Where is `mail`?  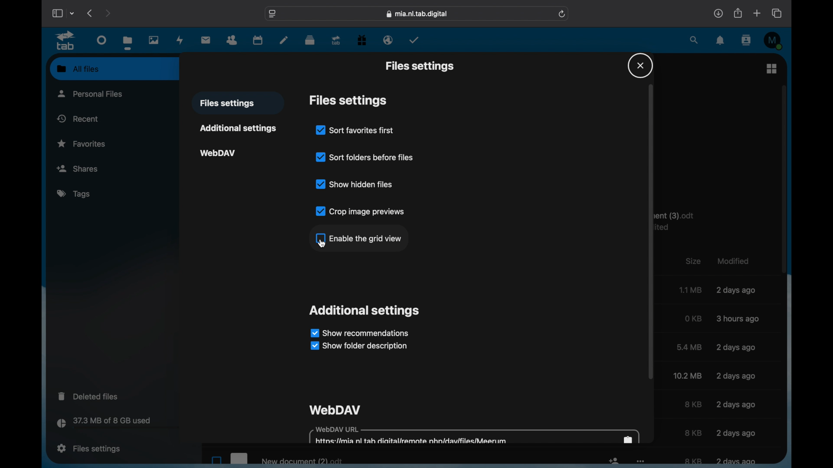
mail is located at coordinates (206, 40).